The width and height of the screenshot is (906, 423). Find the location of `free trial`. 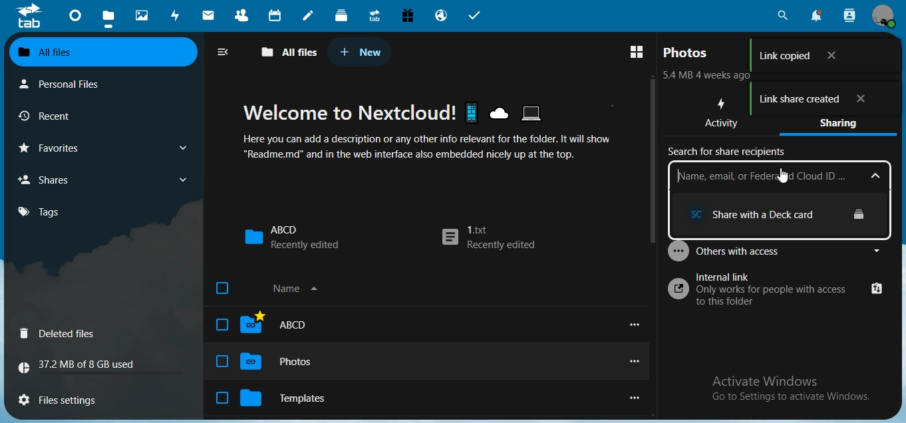

free trial is located at coordinates (408, 16).